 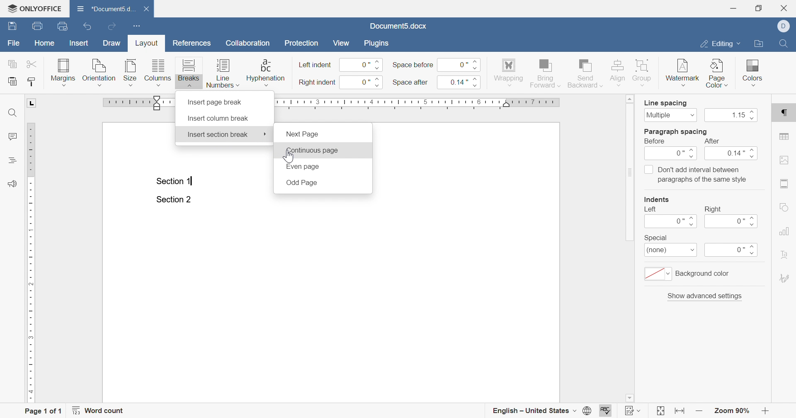 What do you see at coordinates (670, 221) in the screenshot?
I see `0` at bounding box center [670, 221].